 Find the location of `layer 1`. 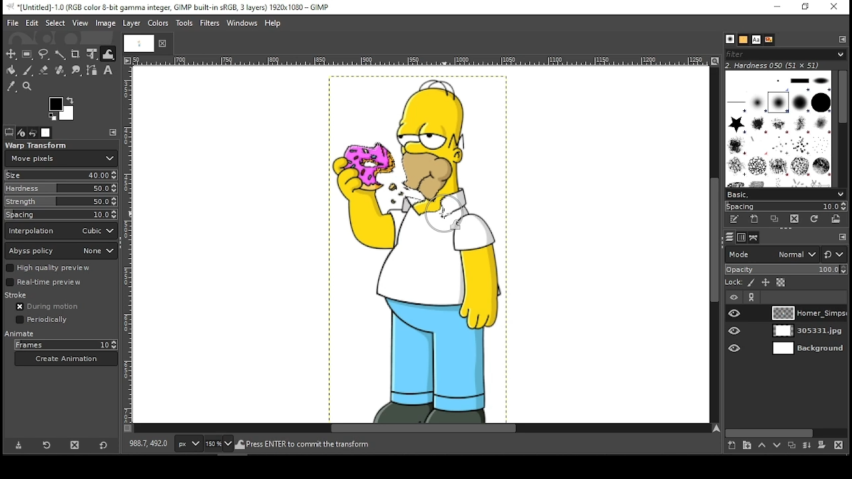

layer 1 is located at coordinates (808, 313).